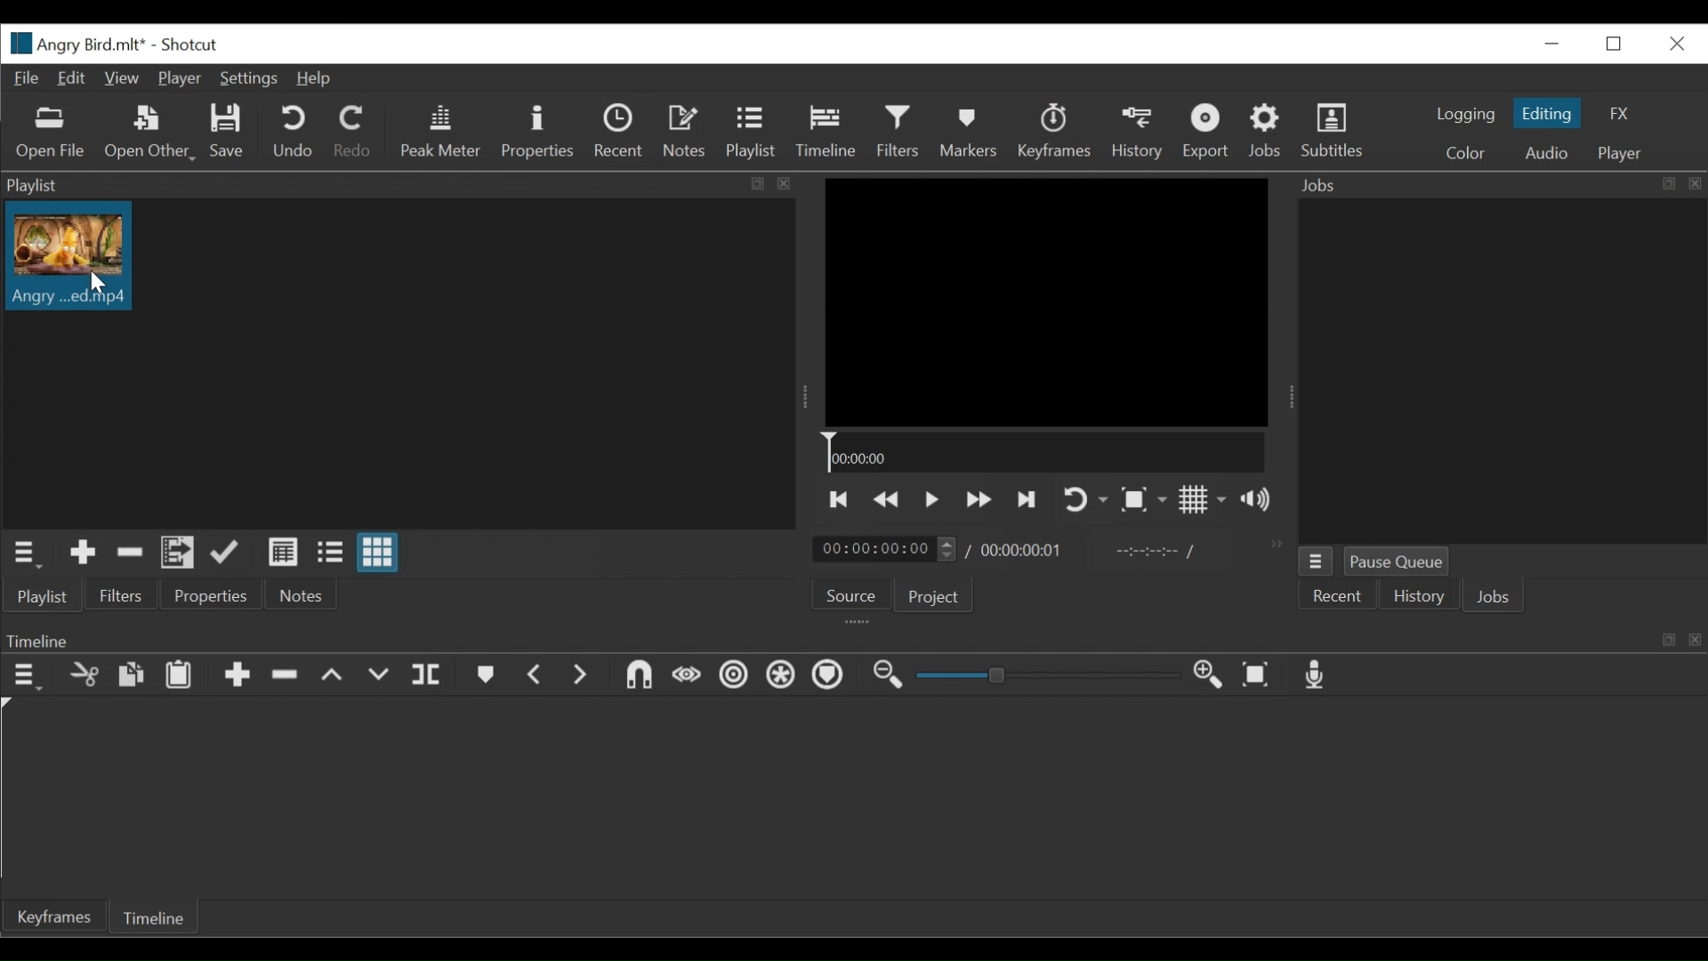  What do you see at coordinates (225, 553) in the screenshot?
I see `Update` at bounding box center [225, 553].